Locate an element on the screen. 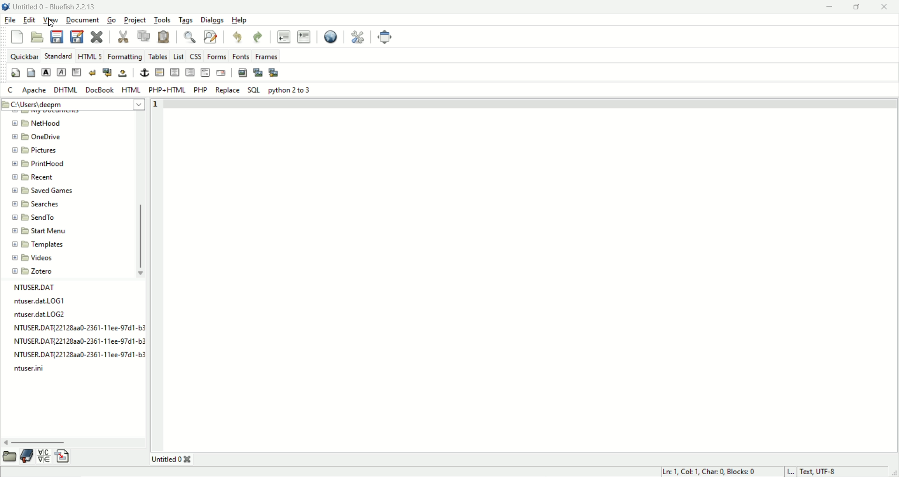 The height and width of the screenshot is (477, 899). printhood is located at coordinates (40, 164).